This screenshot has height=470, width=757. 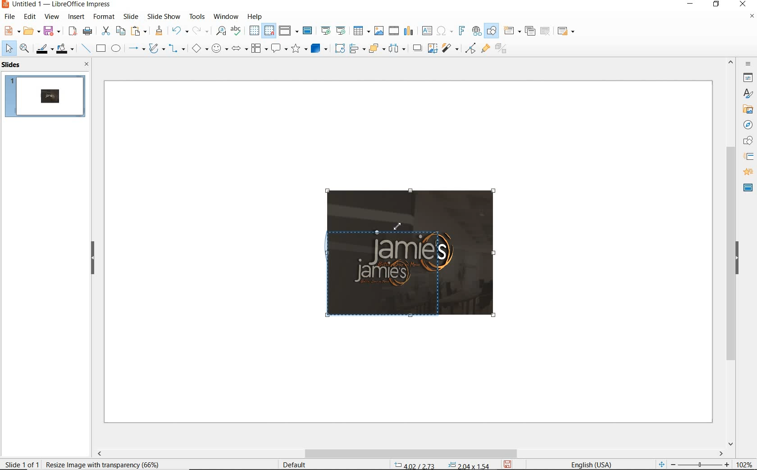 What do you see at coordinates (417, 47) in the screenshot?
I see `shadow` at bounding box center [417, 47].